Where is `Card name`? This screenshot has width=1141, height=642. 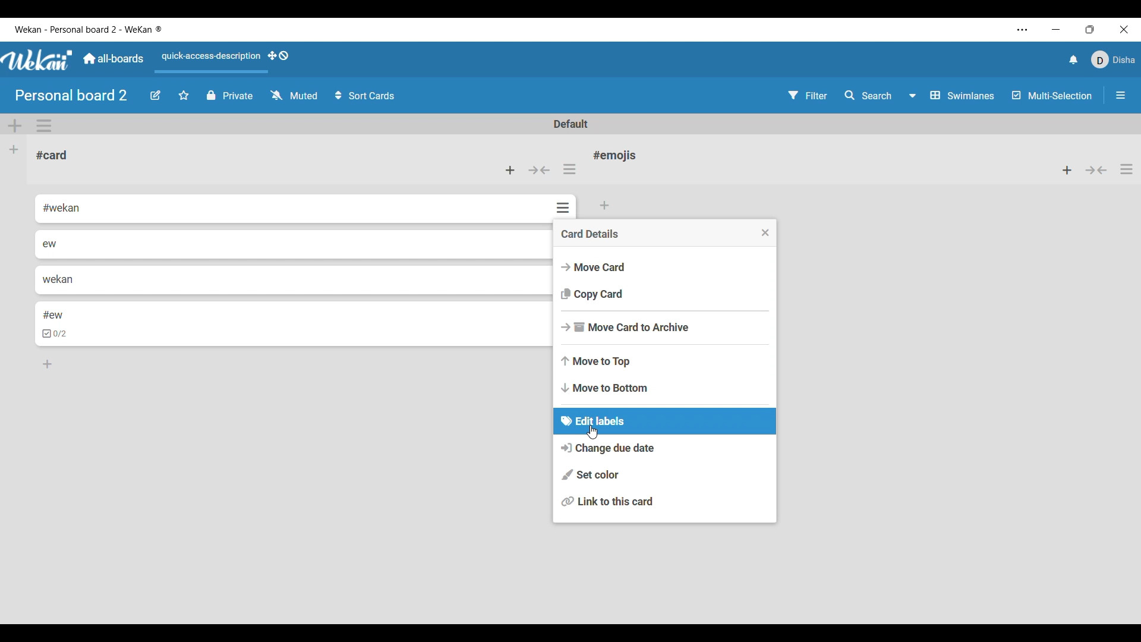 Card name is located at coordinates (52, 155).